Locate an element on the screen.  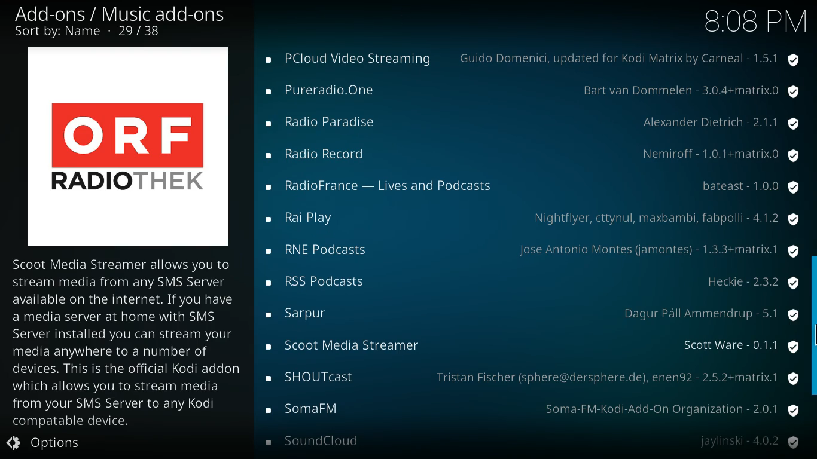
Options is located at coordinates (53, 443).